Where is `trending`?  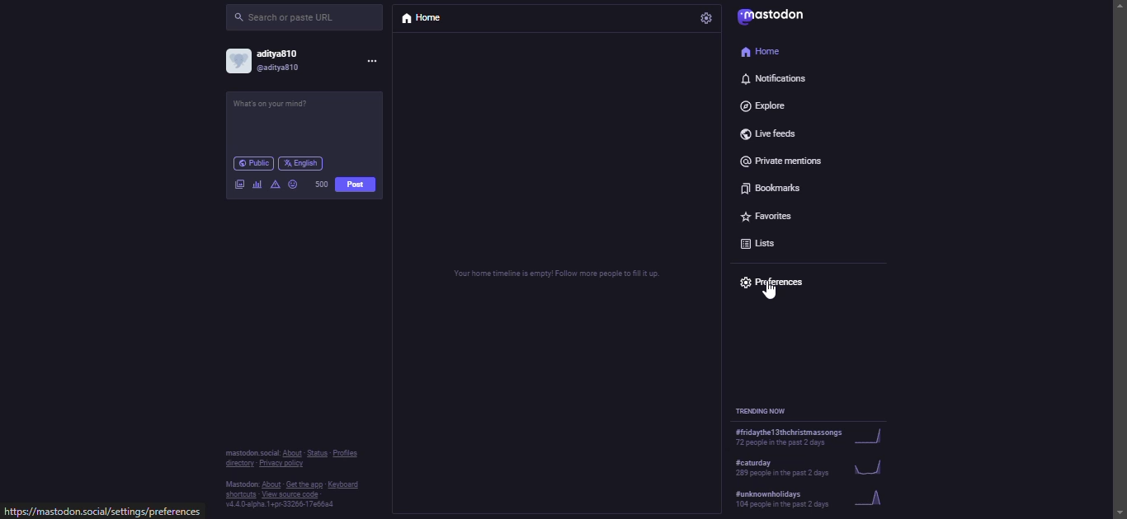 trending is located at coordinates (808, 465).